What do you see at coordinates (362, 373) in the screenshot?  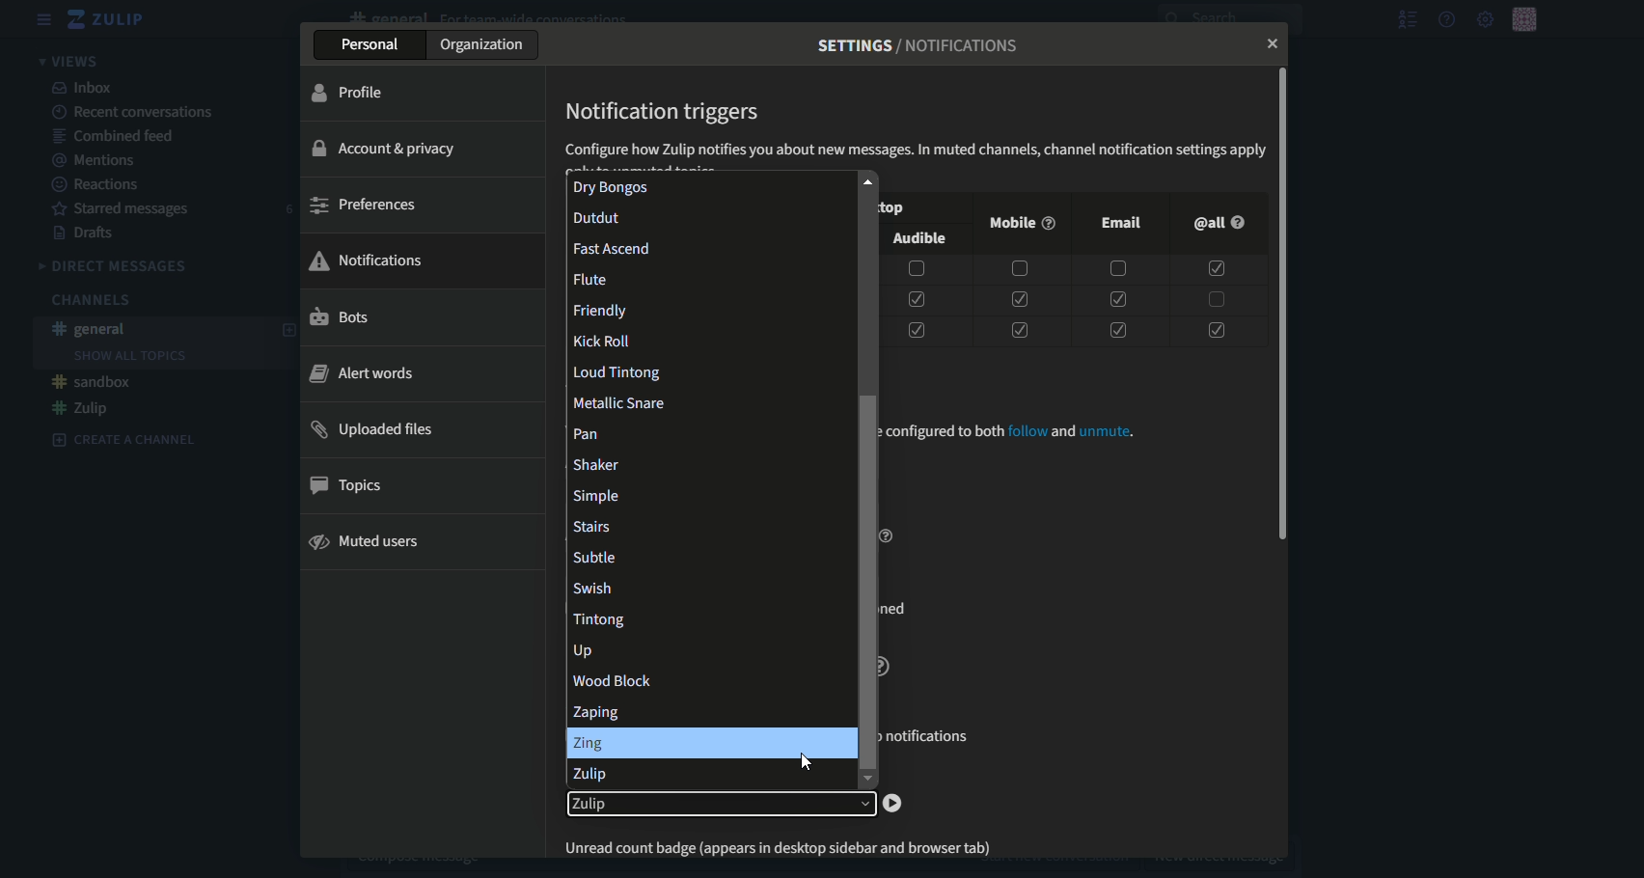 I see `alert words` at bounding box center [362, 373].